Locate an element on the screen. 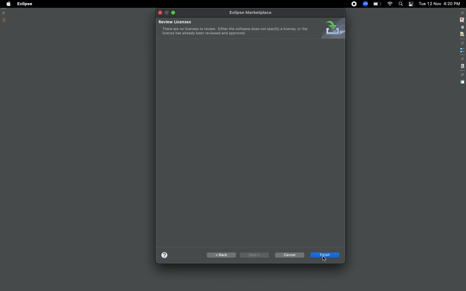  Charge is located at coordinates (377, 4).